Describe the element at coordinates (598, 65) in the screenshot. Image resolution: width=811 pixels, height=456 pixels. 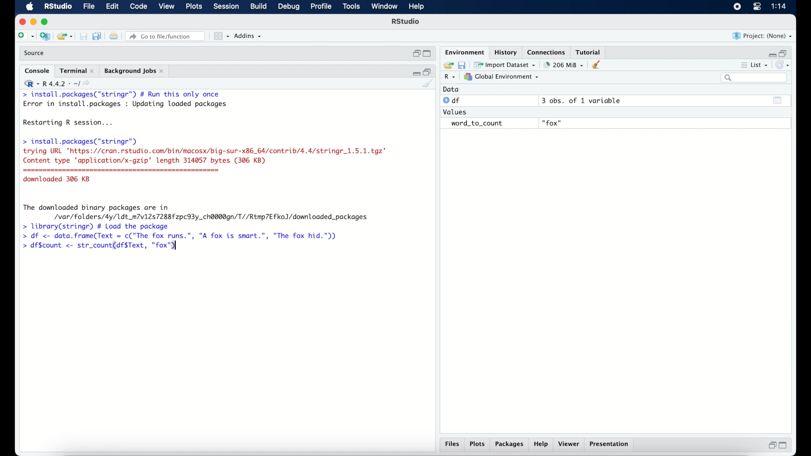
I see `clear console` at that location.